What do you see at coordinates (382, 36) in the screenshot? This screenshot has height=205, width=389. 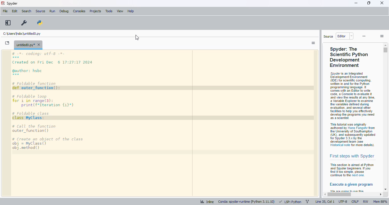 I see `options` at bounding box center [382, 36].